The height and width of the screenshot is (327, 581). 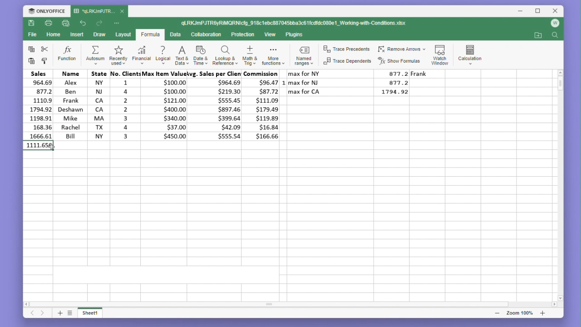 What do you see at coordinates (35, 144) in the screenshot?
I see `average` at bounding box center [35, 144].